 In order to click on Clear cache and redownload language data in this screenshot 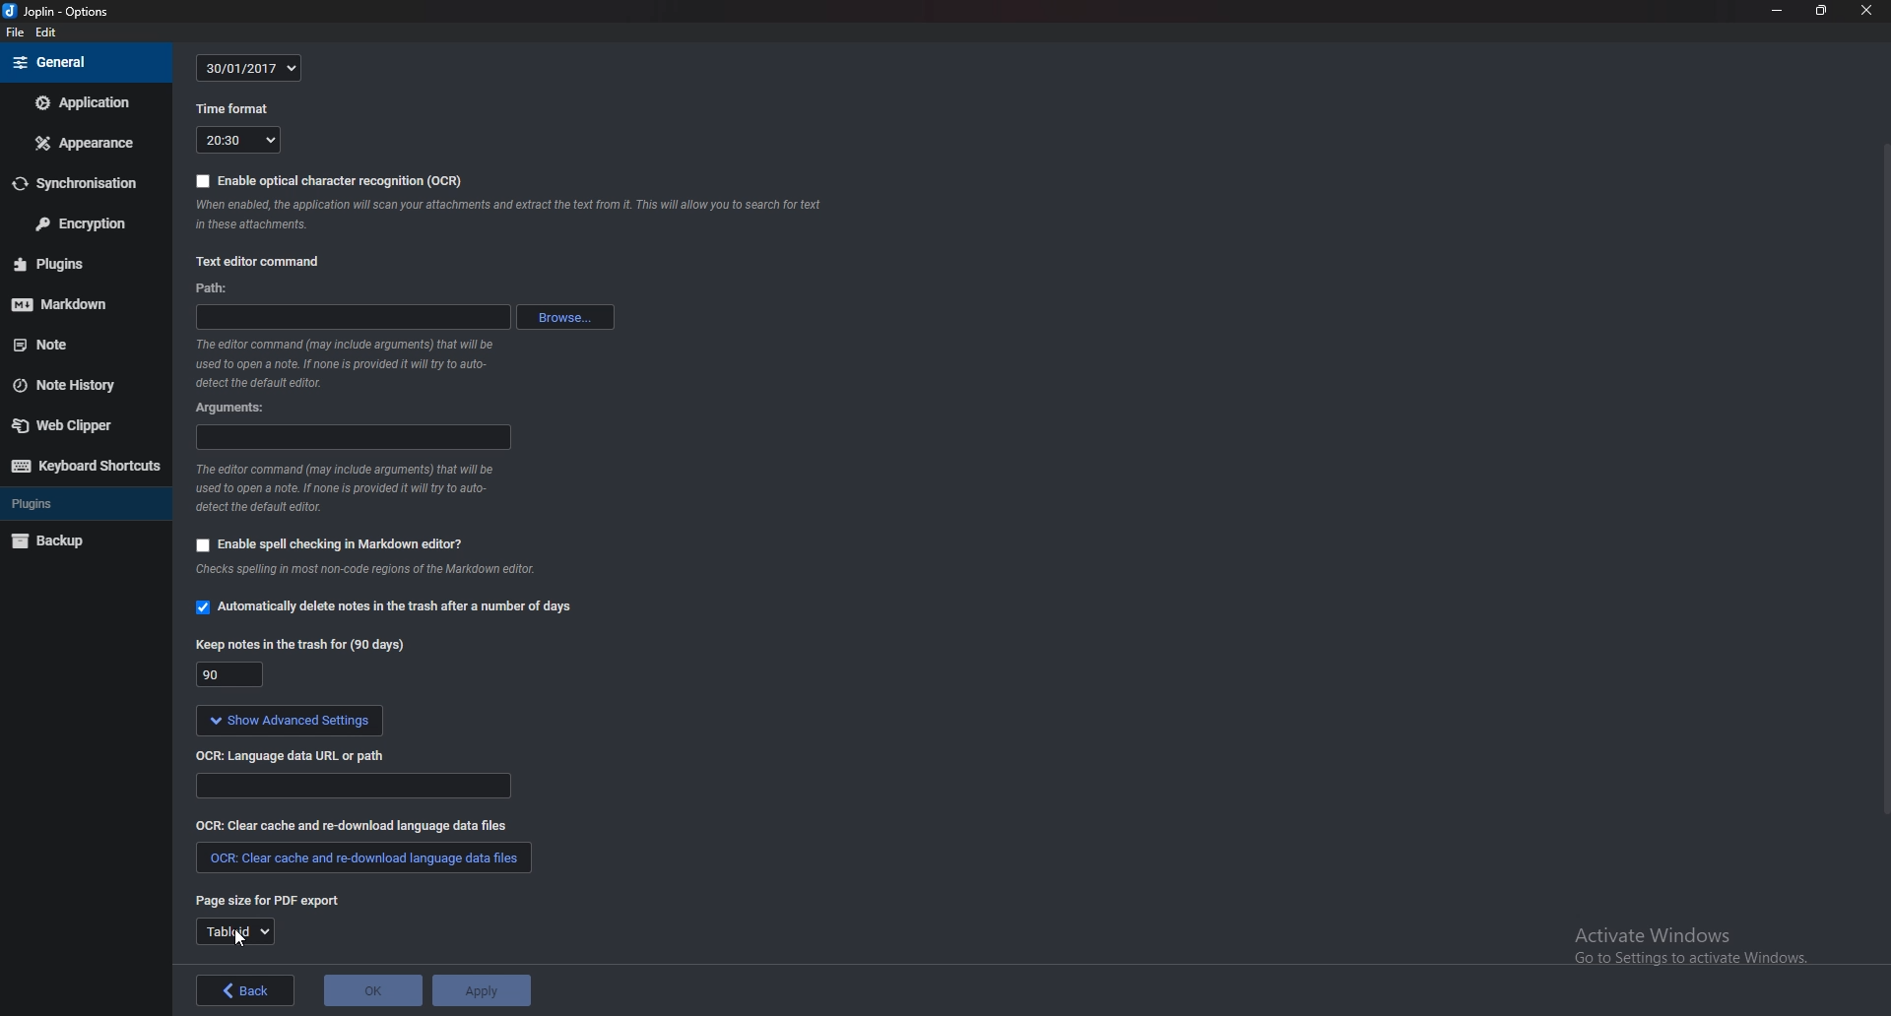, I will do `click(348, 827)`.